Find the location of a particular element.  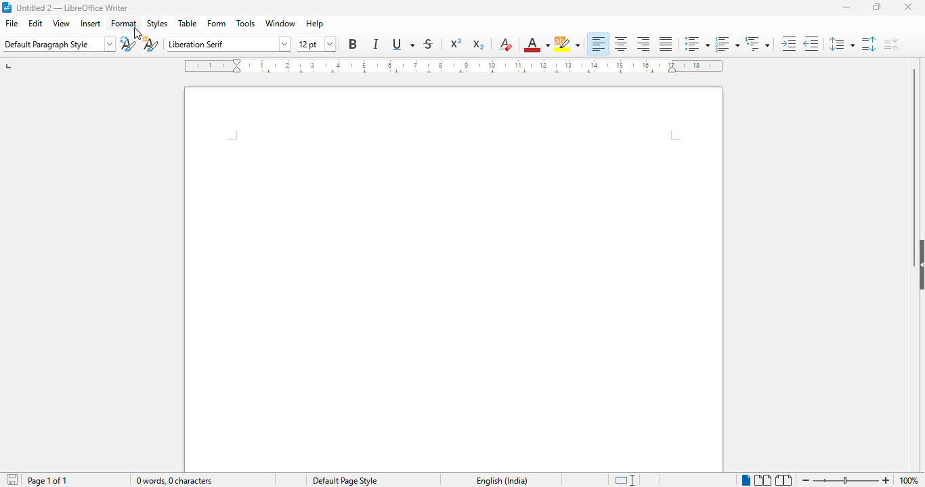

update paragraph style is located at coordinates (127, 45).